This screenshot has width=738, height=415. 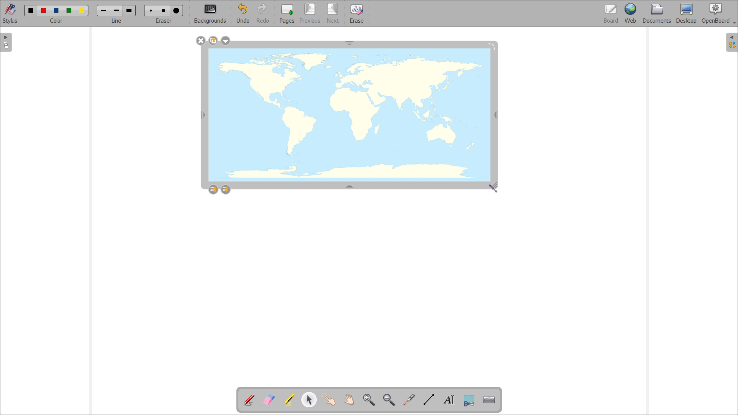 What do you see at coordinates (69, 11) in the screenshot?
I see `green` at bounding box center [69, 11].